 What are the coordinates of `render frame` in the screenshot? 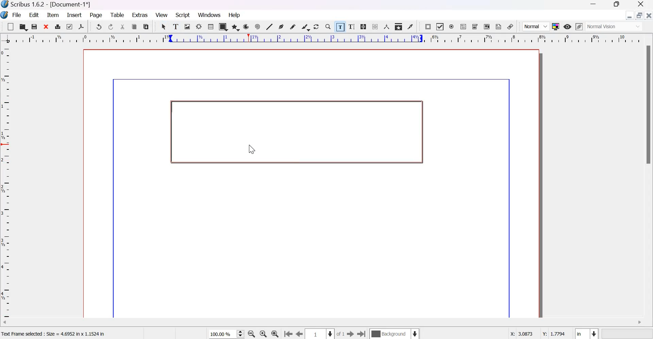 It's located at (199, 26).